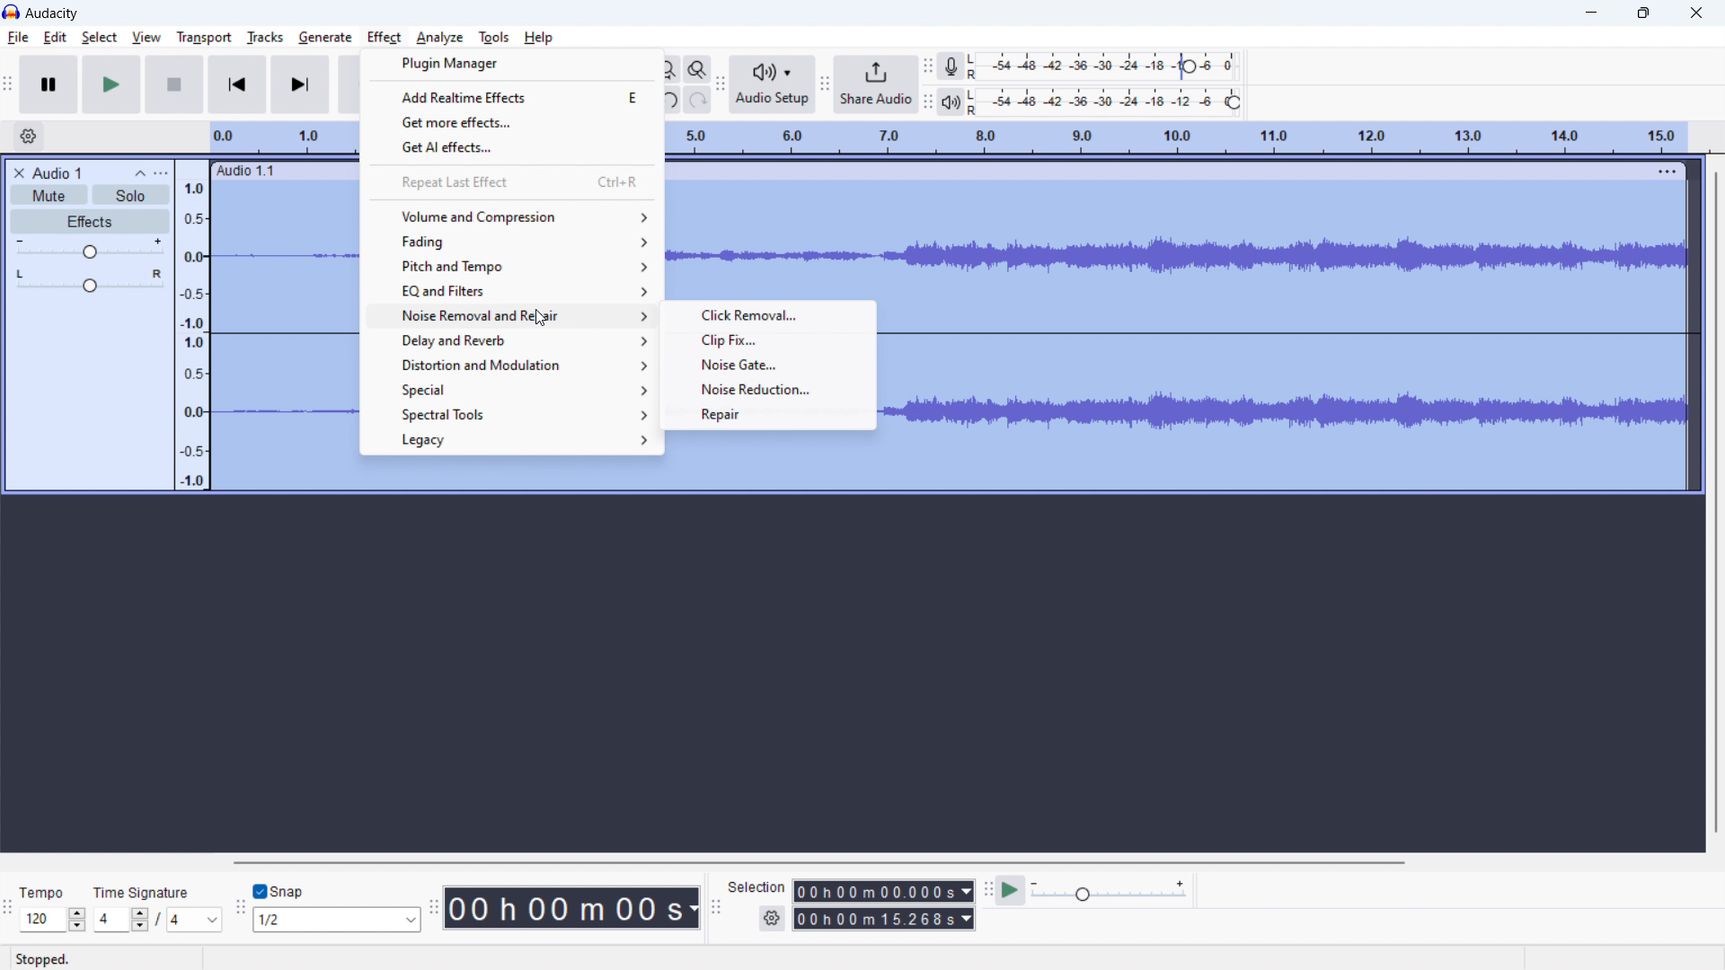  I want to click on start time, so click(884, 891).